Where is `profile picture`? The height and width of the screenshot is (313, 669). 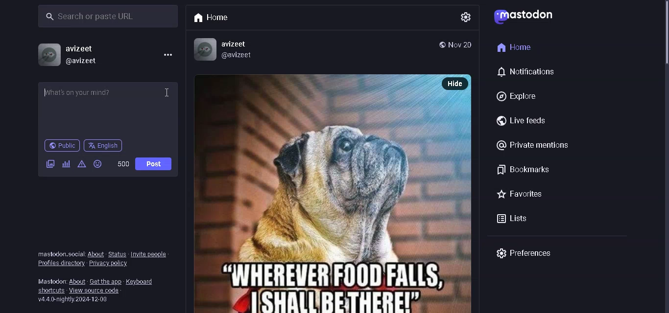
profile picture is located at coordinates (48, 54).